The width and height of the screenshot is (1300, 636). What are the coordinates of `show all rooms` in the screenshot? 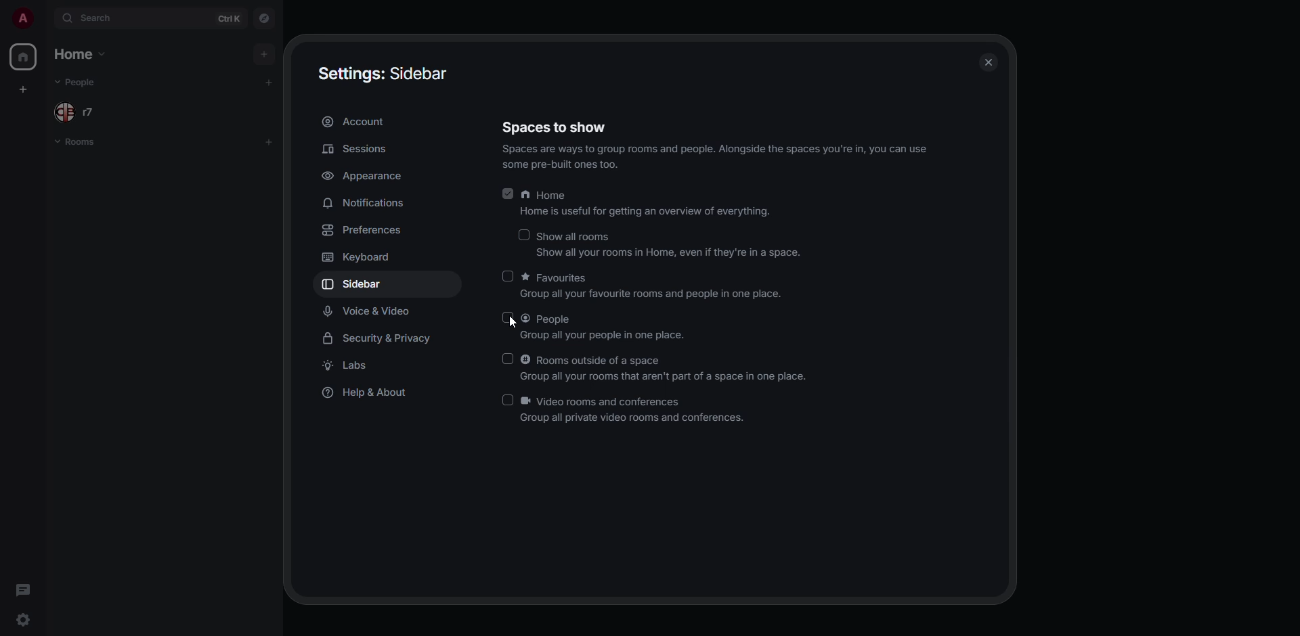 It's located at (678, 243).